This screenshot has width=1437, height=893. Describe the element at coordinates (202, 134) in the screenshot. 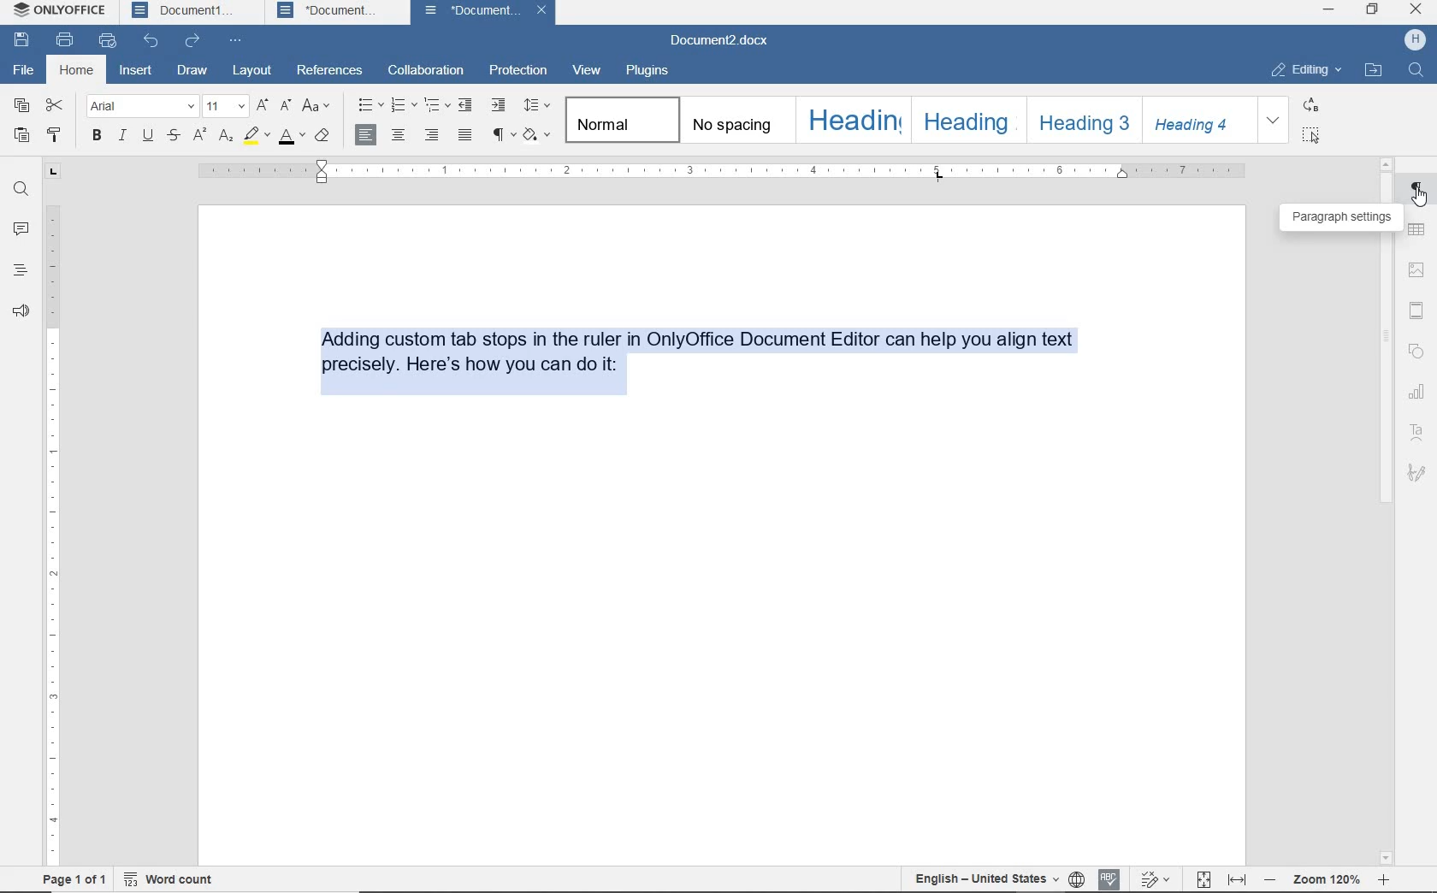

I see `superscript` at that location.